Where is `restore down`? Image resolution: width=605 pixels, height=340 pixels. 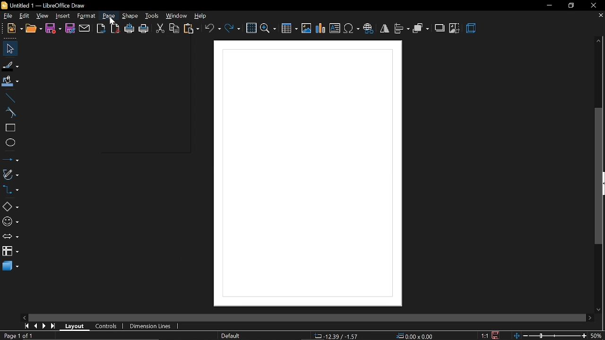 restore down is located at coordinates (569, 6).